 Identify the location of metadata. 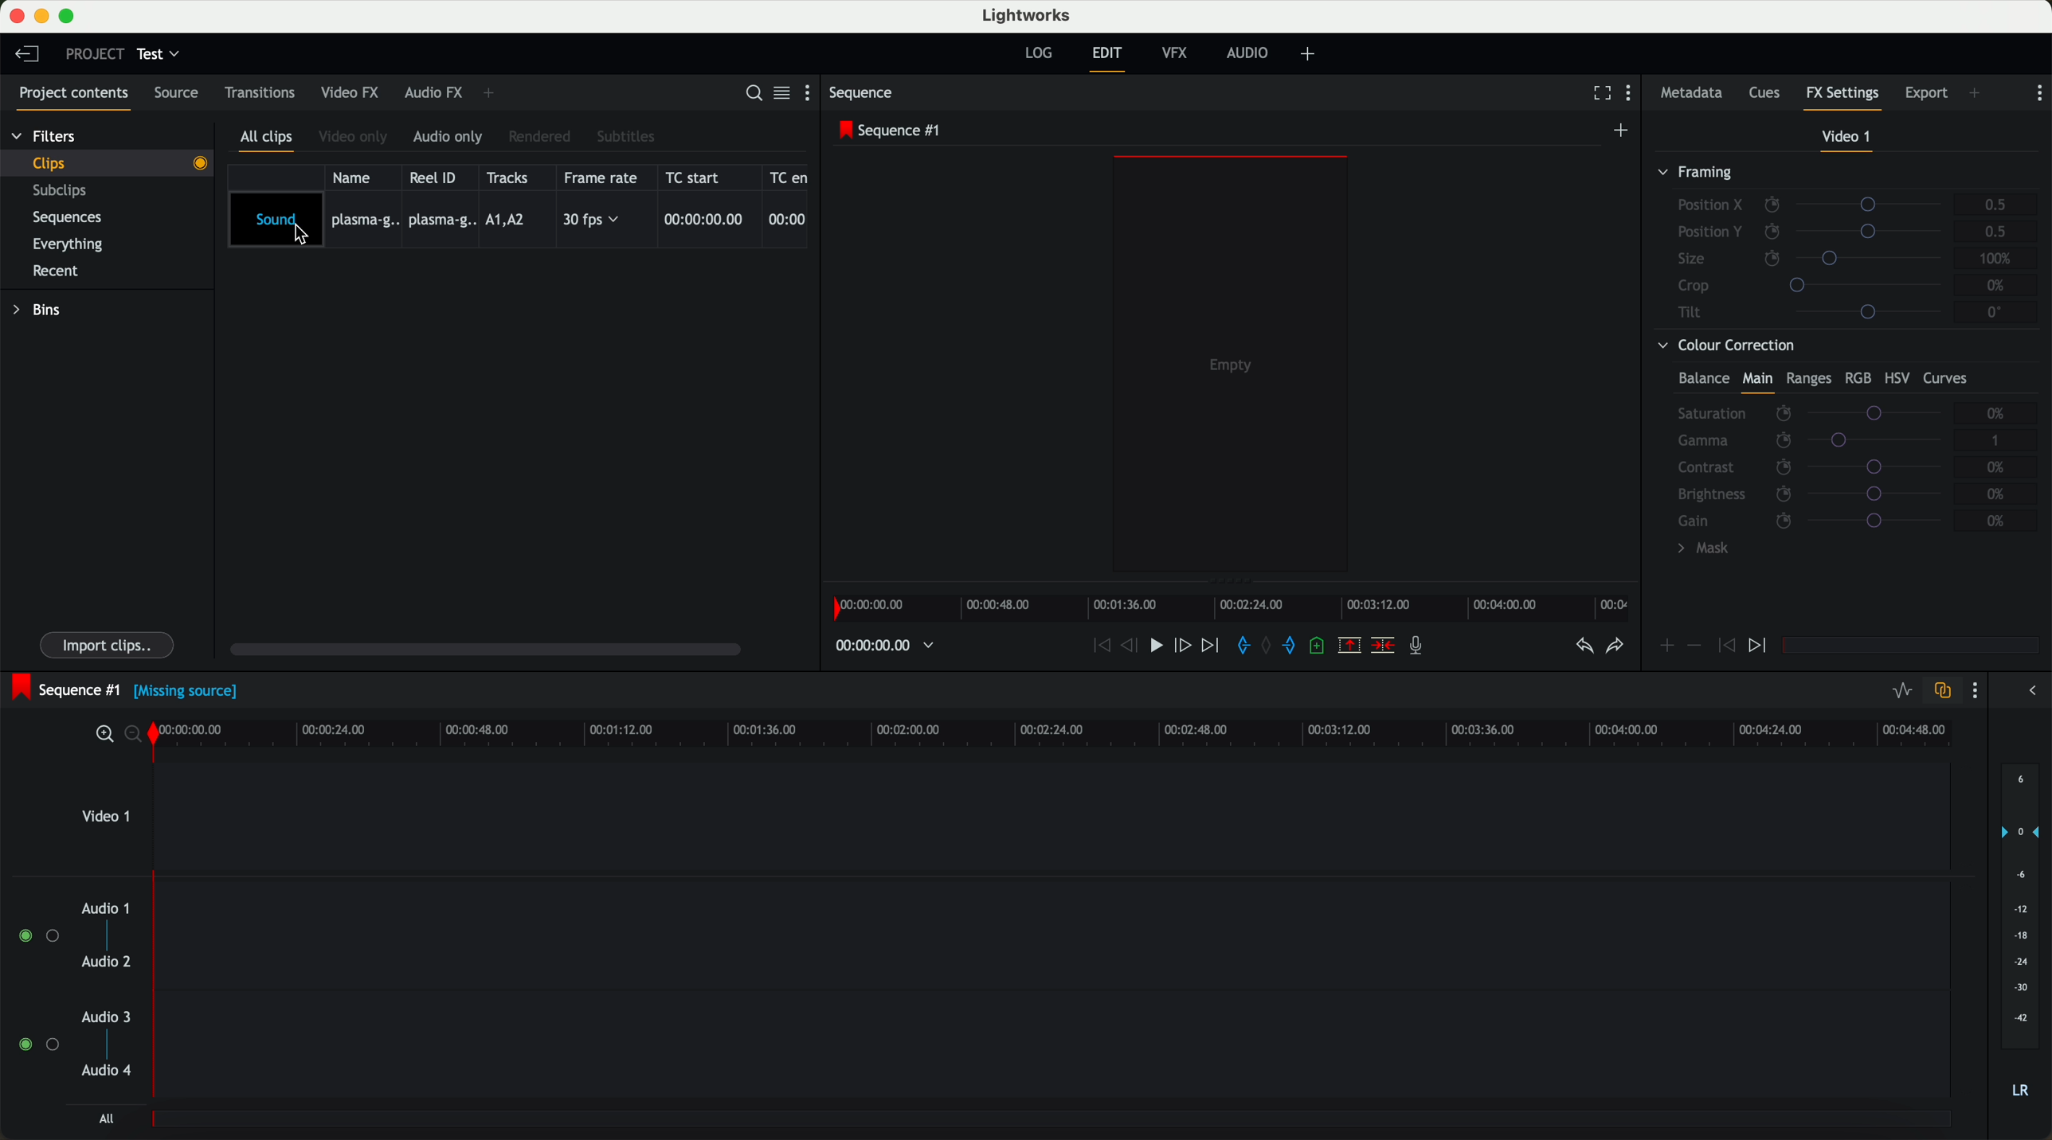
(1691, 94).